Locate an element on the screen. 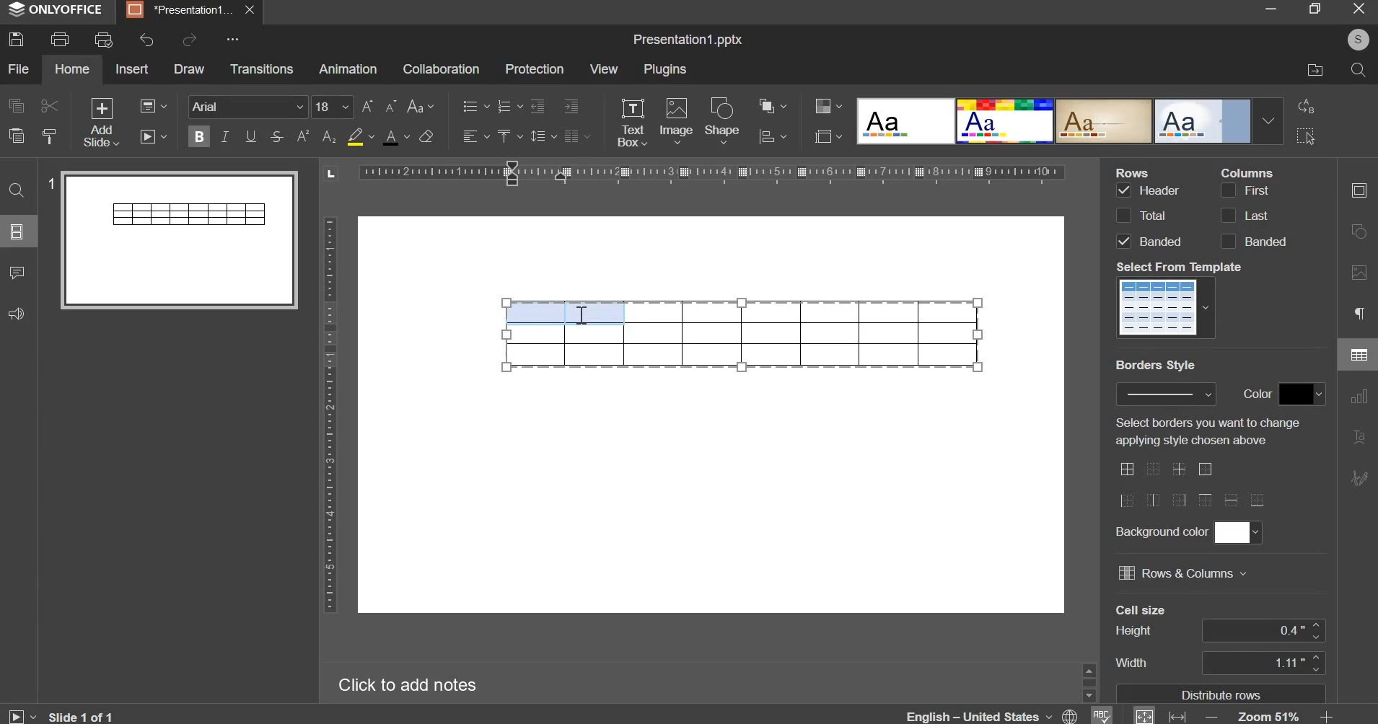 This screenshot has height=724, width=1378. clear style is located at coordinates (426, 136).